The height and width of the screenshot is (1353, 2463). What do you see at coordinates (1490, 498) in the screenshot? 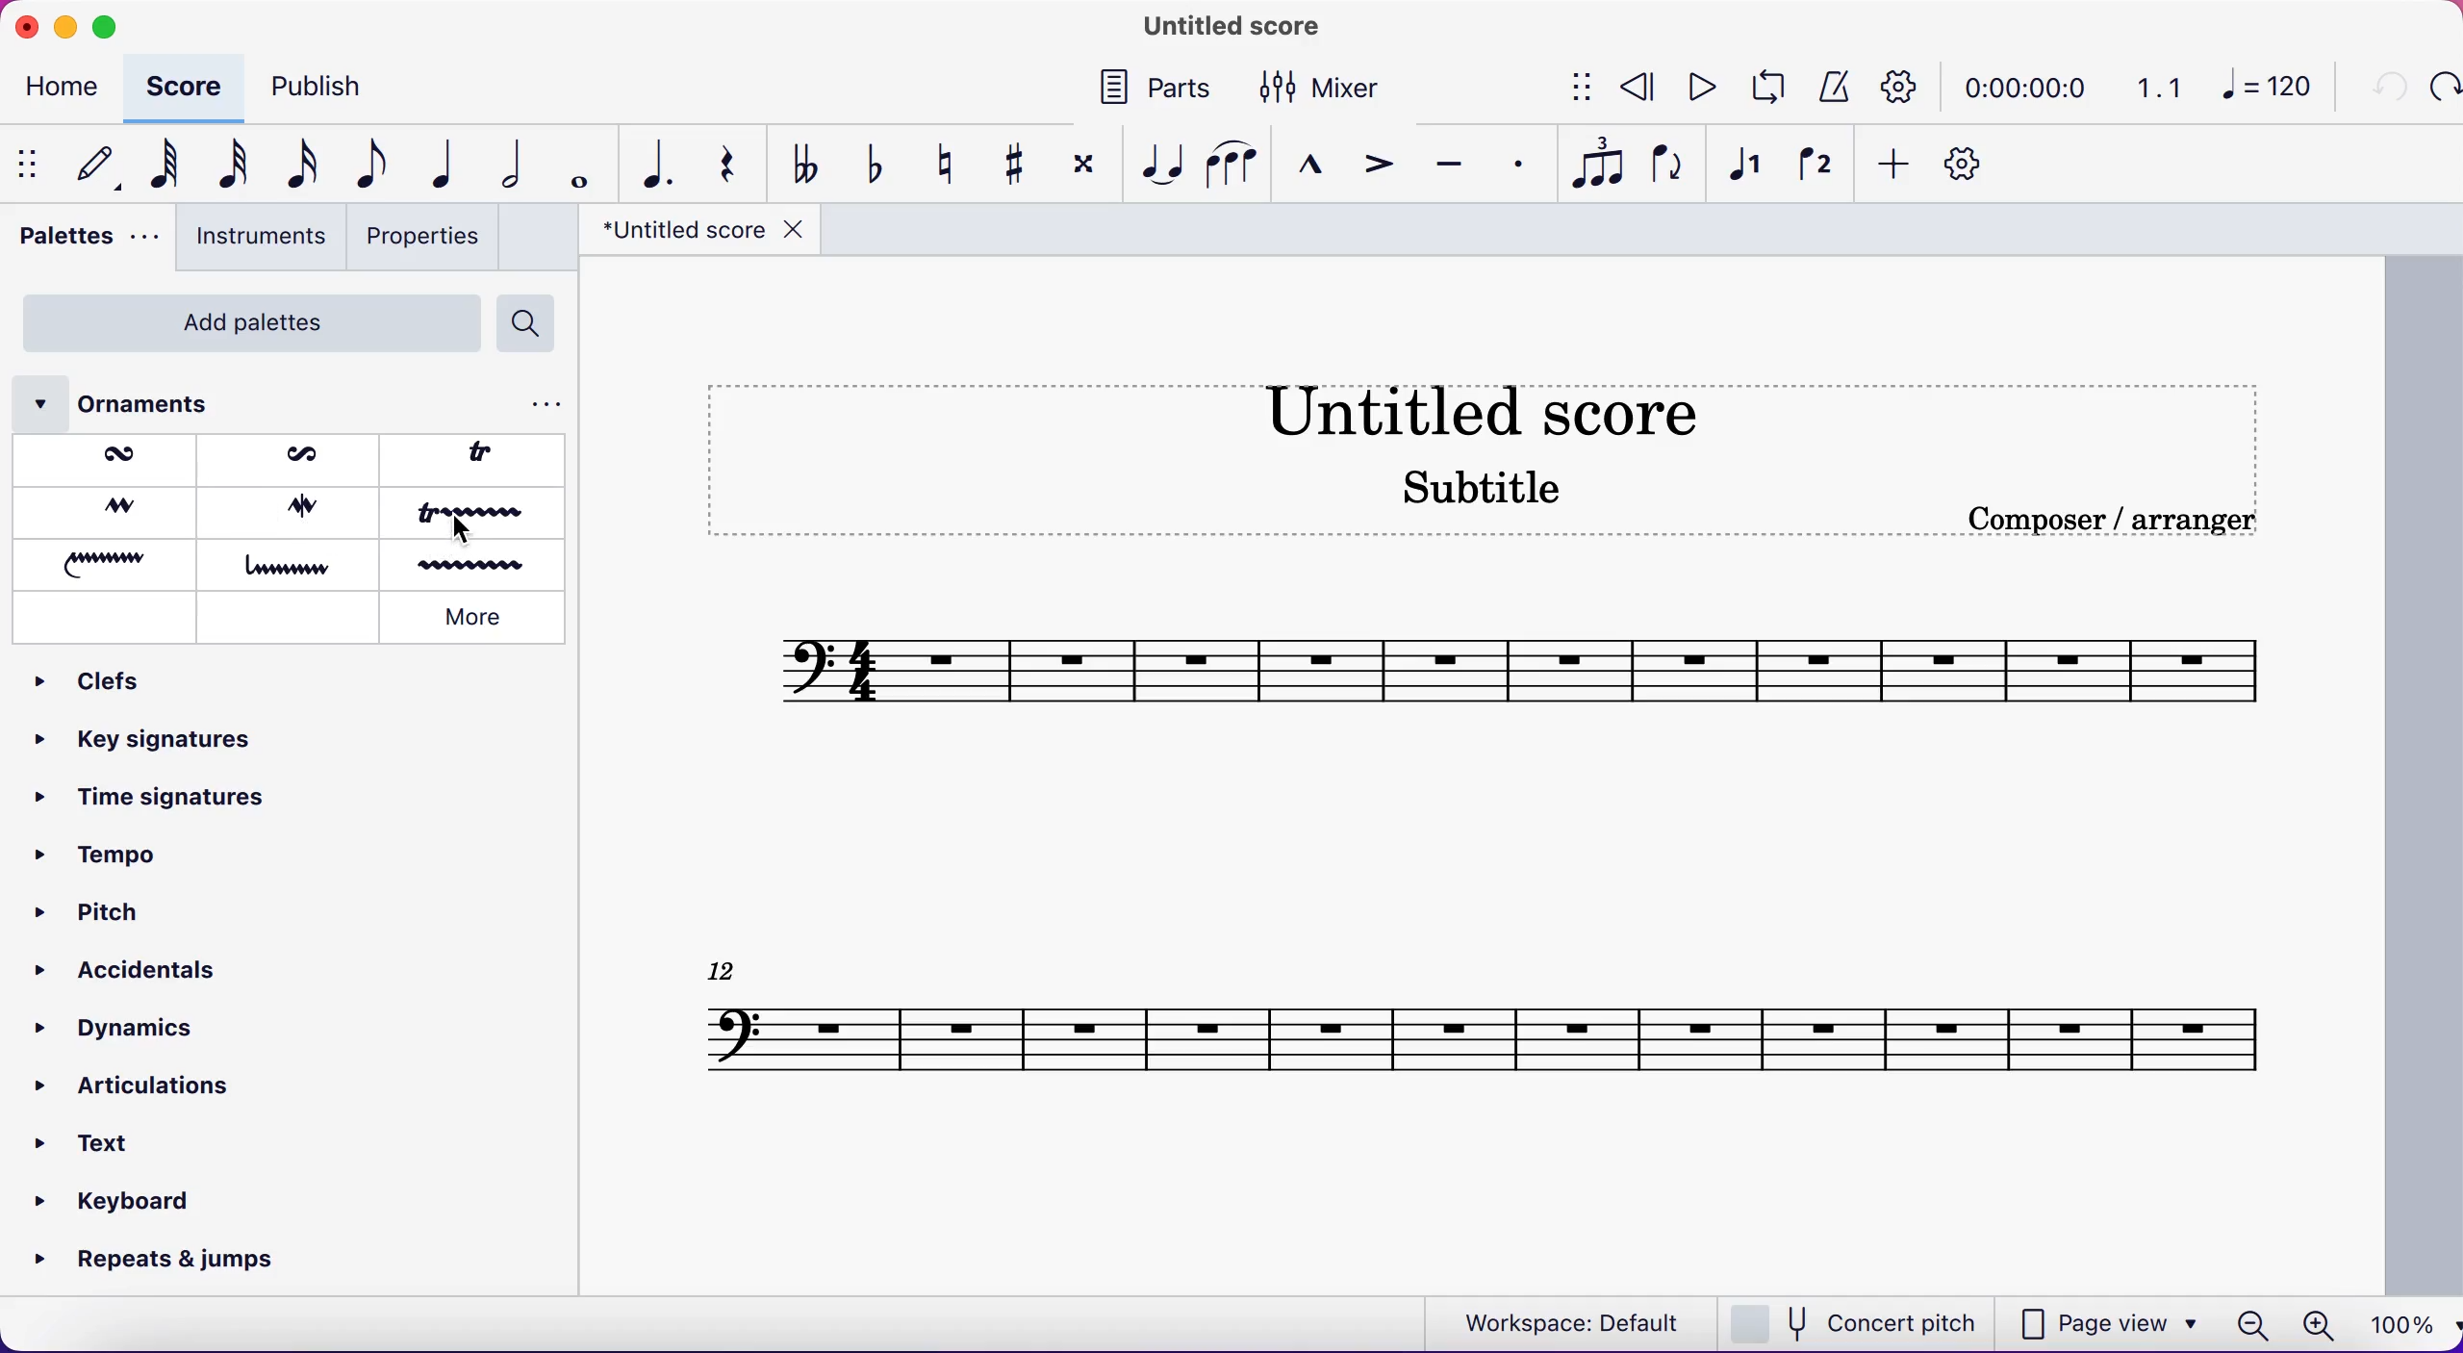
I see `score subtitle` at bounding box center [1490, 498].